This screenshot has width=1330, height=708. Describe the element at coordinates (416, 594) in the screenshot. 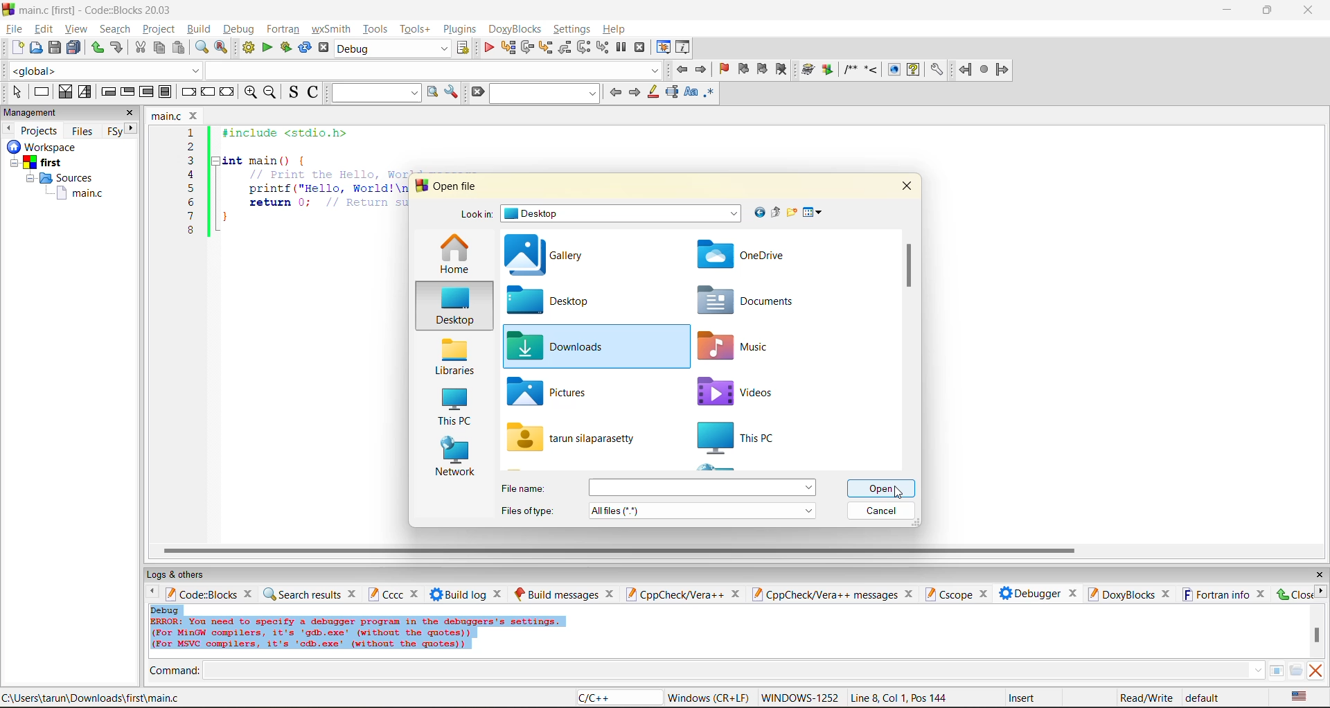

I see `close` at that location.